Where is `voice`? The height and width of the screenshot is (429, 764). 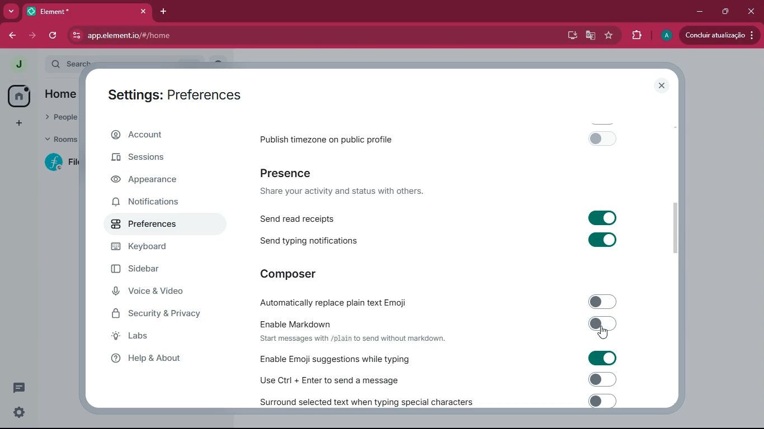 voice is located at coordinates (154, 292).